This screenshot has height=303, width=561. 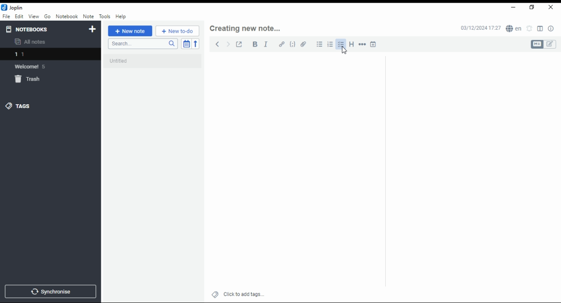 What do you see at coordinates (34, 17) in the screenshot?
I see `view` at bounding box center [34, 17].